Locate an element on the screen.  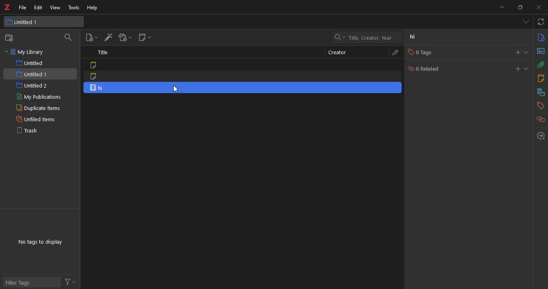
search is located at coordinates (363, 37).